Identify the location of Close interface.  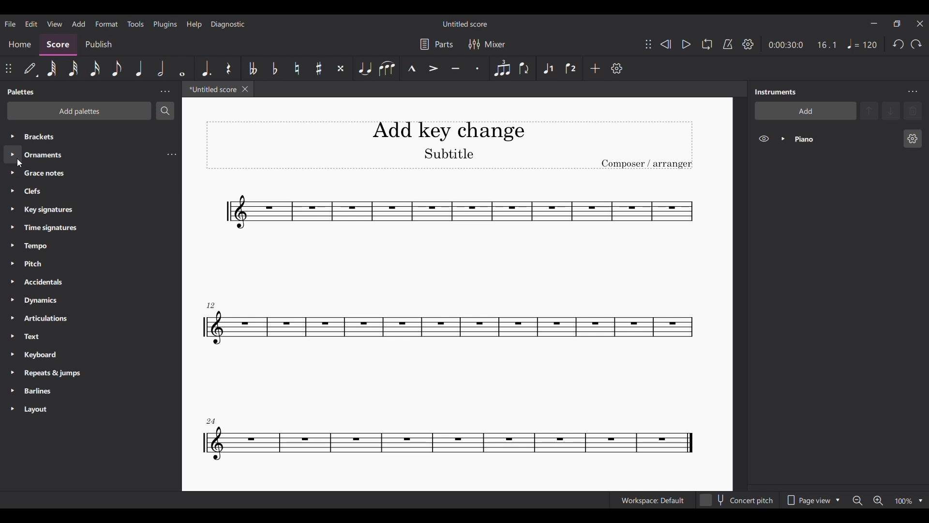
(920, 24).